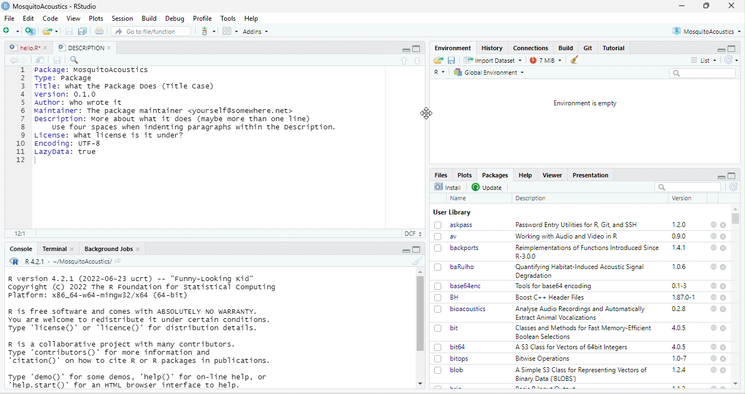 This screenshot has height=394, width=745. Describe the element at coordinates (58, 61) in the screenshot. I see `Save` at that location.